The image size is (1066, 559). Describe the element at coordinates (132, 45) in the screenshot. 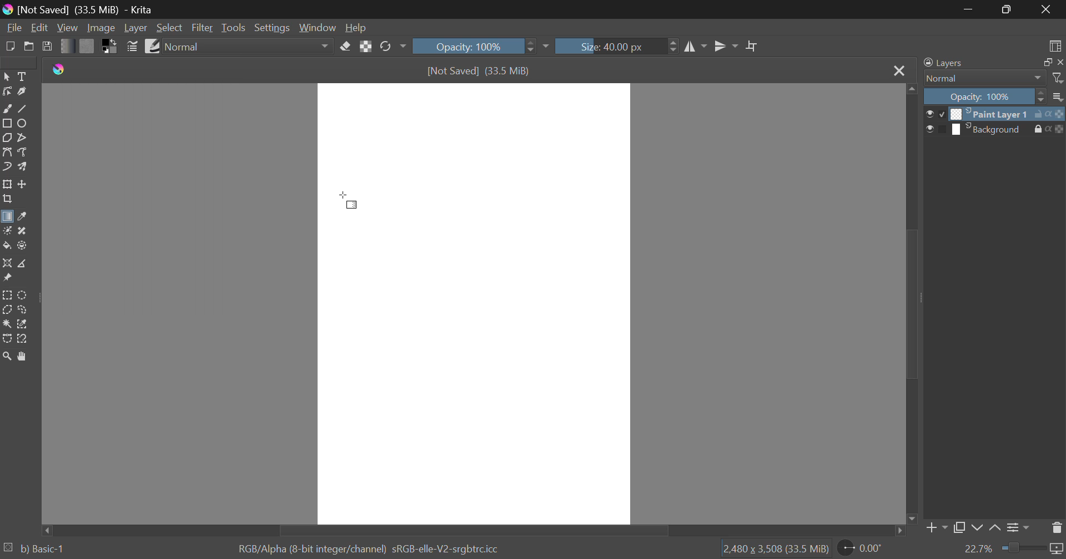

I see `Brush Settings` at that location.